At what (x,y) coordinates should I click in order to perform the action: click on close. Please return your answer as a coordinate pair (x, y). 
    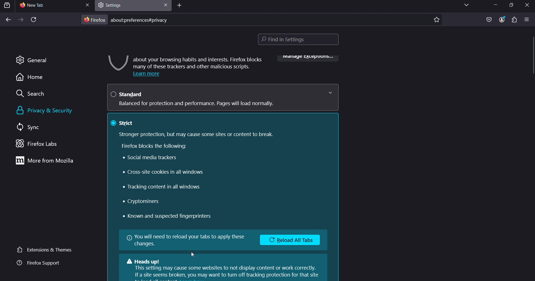
    Looking at the image, I should click on (87, 4).